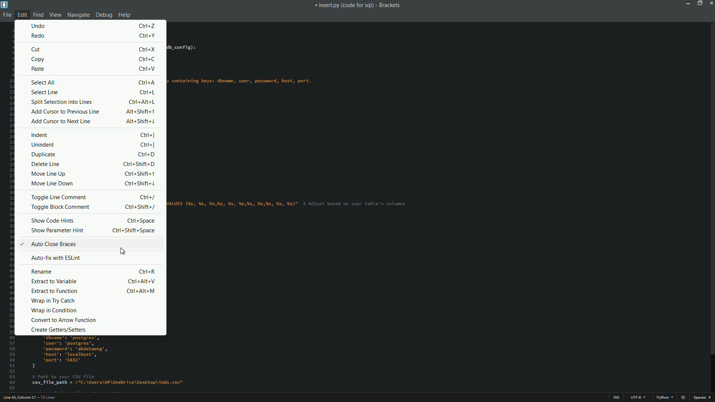  Describe the element at coordinates (42, 272) in the screenshot. I see `rename` at that location.